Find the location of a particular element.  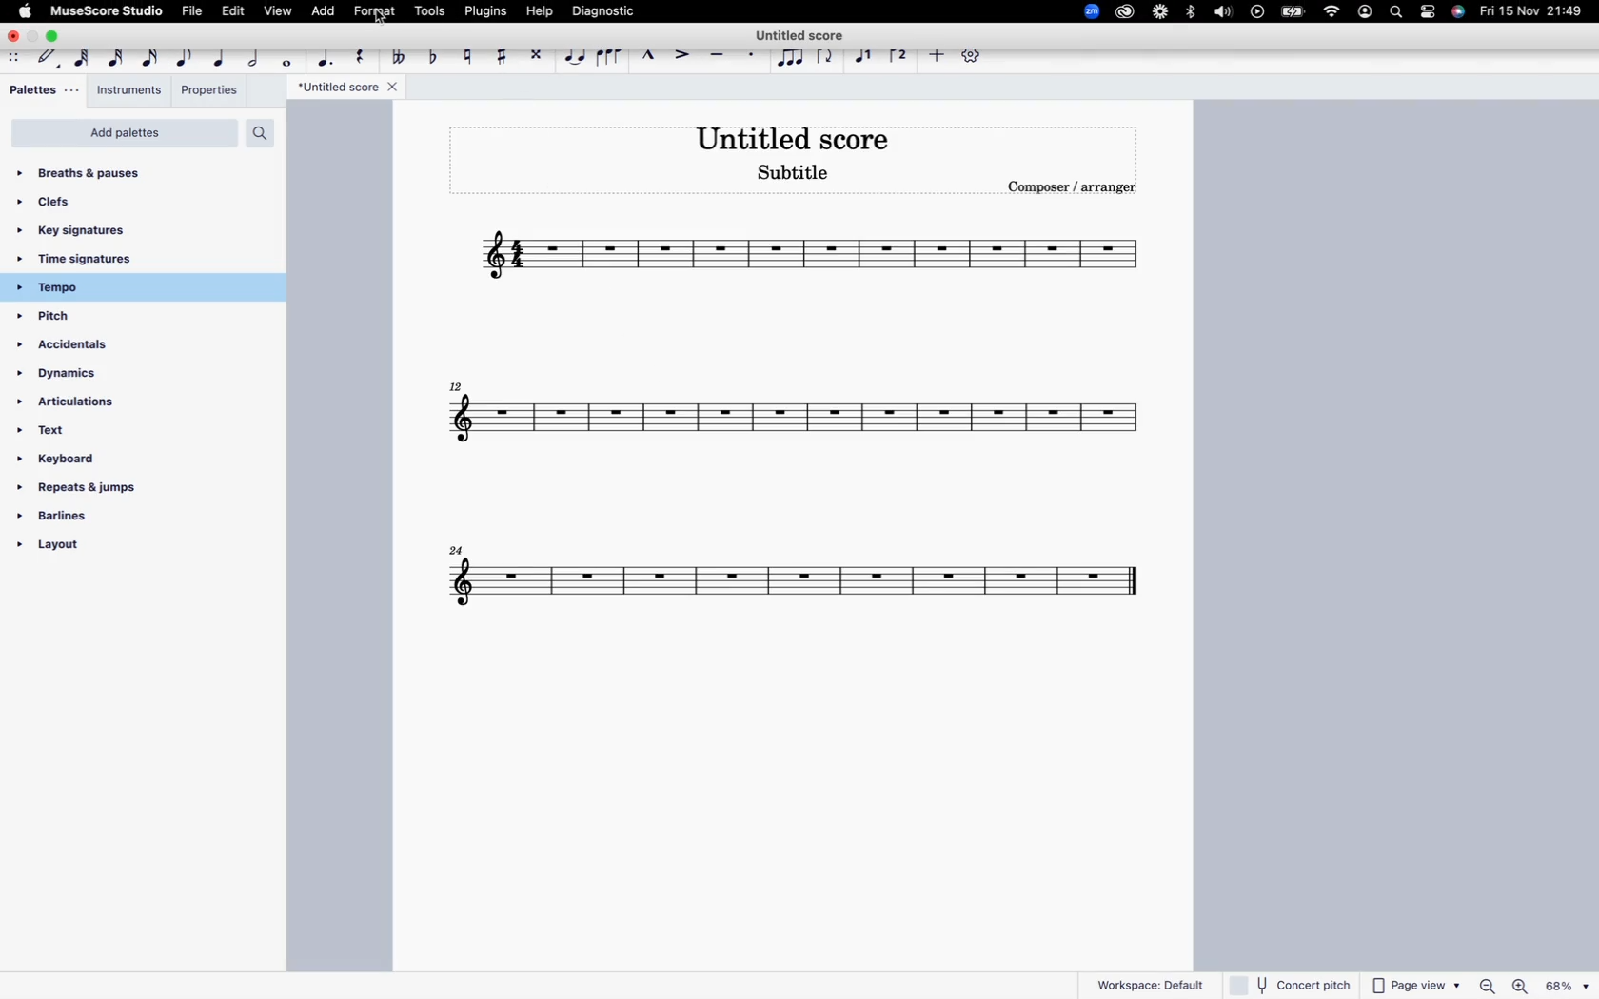

minimize is located at coordinates (33, 37).